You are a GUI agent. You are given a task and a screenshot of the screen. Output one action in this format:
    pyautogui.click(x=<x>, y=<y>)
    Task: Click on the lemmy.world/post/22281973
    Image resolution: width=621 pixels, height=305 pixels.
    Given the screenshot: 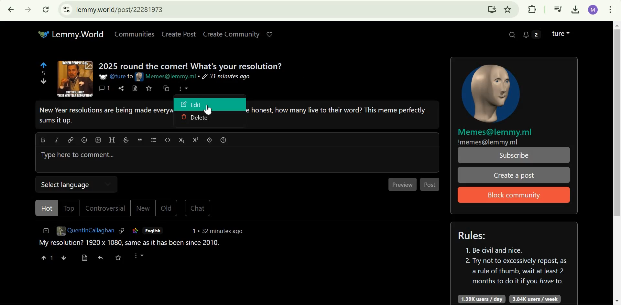 What is the action you would take?
    pyautogui.click(x=121, y=9)
    